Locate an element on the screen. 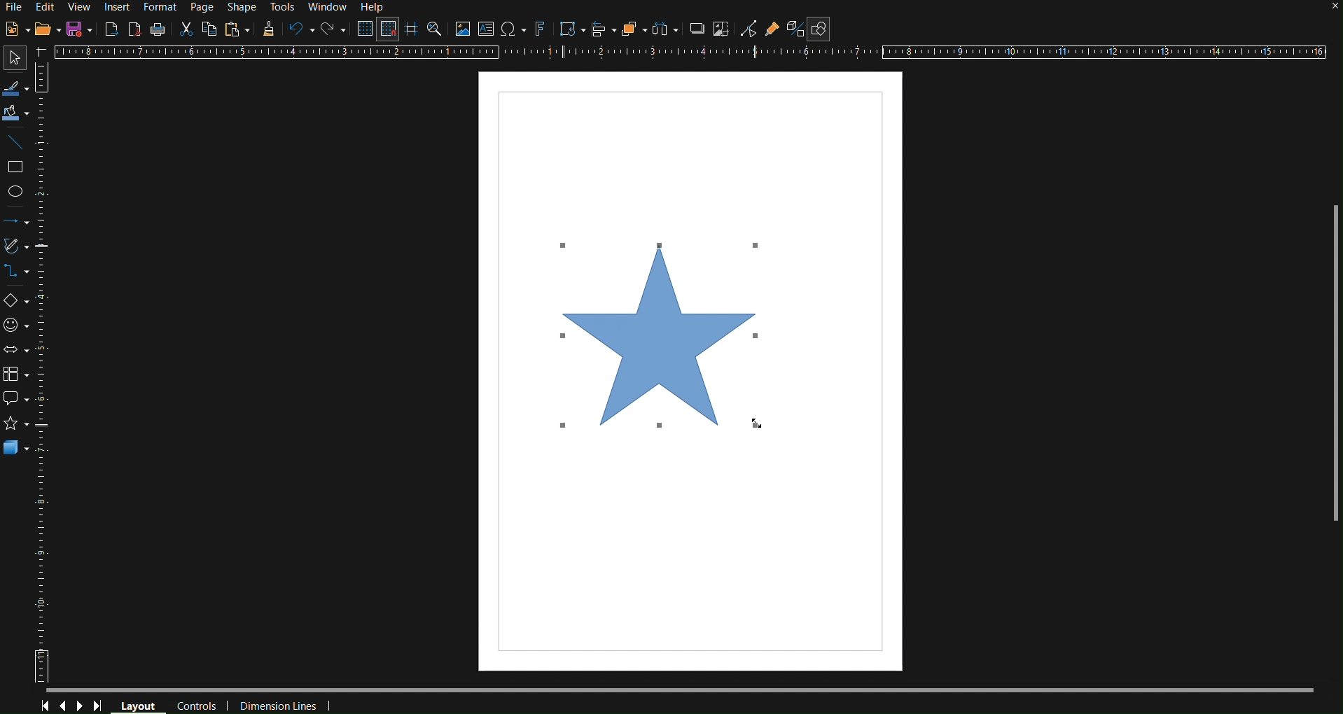 The image size is (1343, 714). Symbol Shapes is located at coordinates (18, 326).